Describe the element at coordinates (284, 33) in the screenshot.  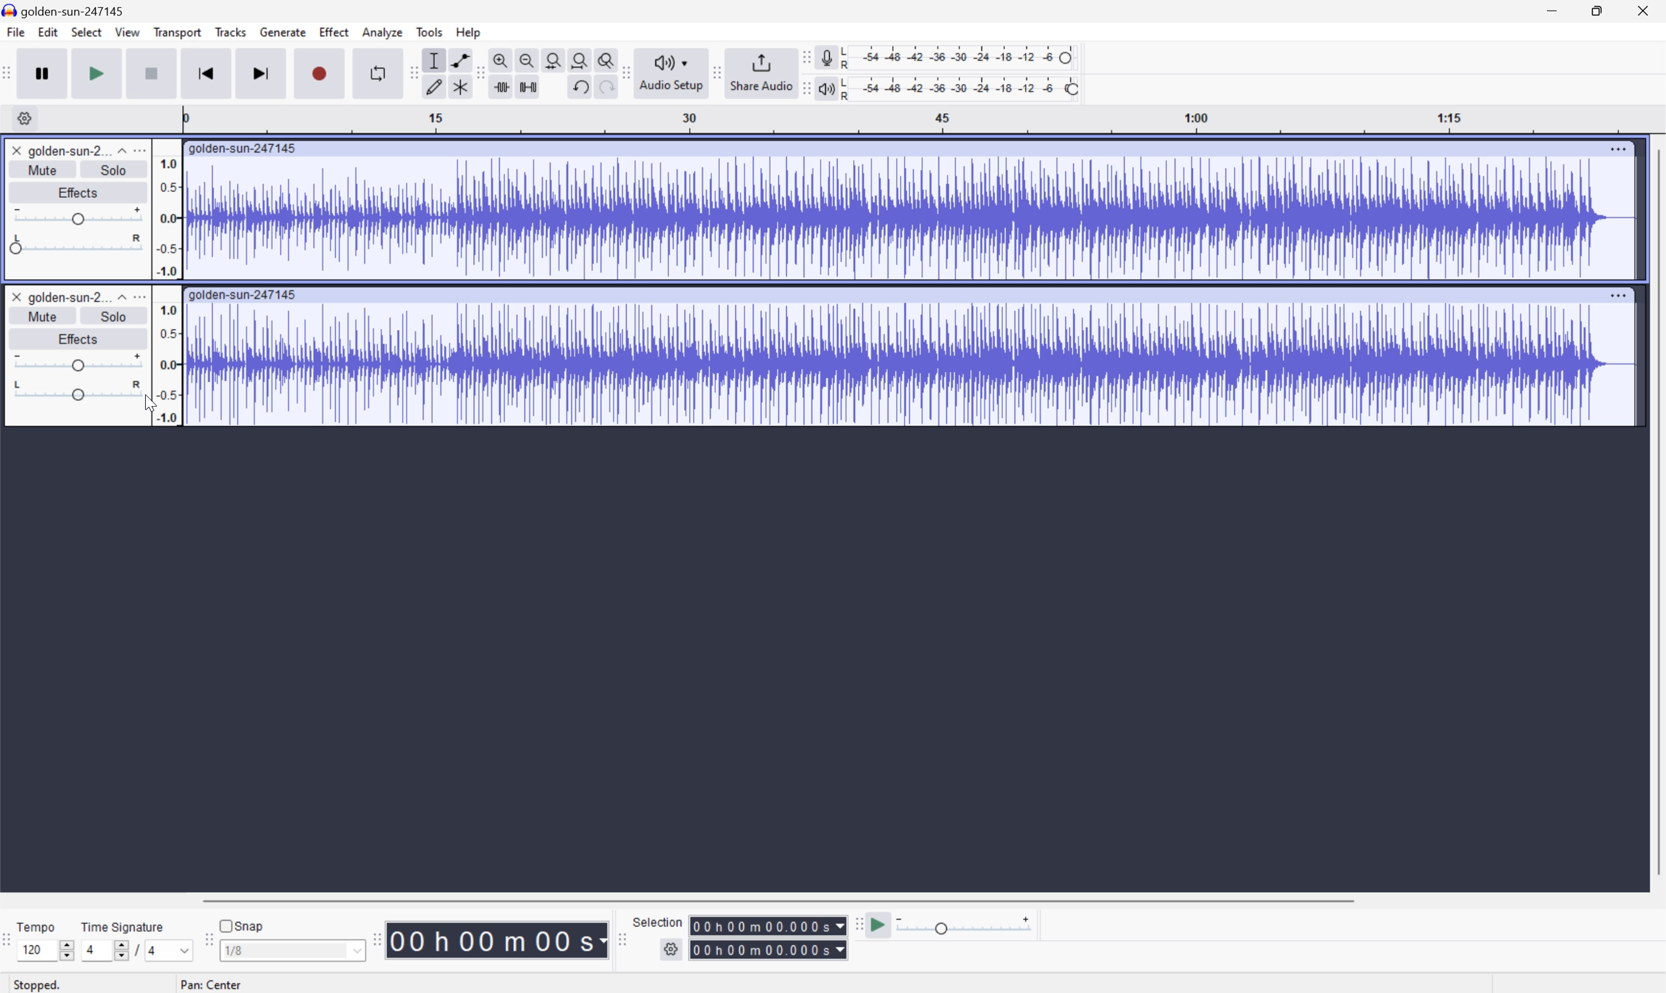
I see `Generate` at that location.